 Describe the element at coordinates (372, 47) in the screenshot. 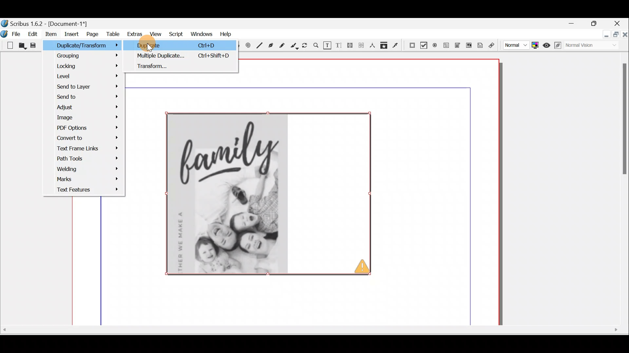

I see `Measurements` at that location.